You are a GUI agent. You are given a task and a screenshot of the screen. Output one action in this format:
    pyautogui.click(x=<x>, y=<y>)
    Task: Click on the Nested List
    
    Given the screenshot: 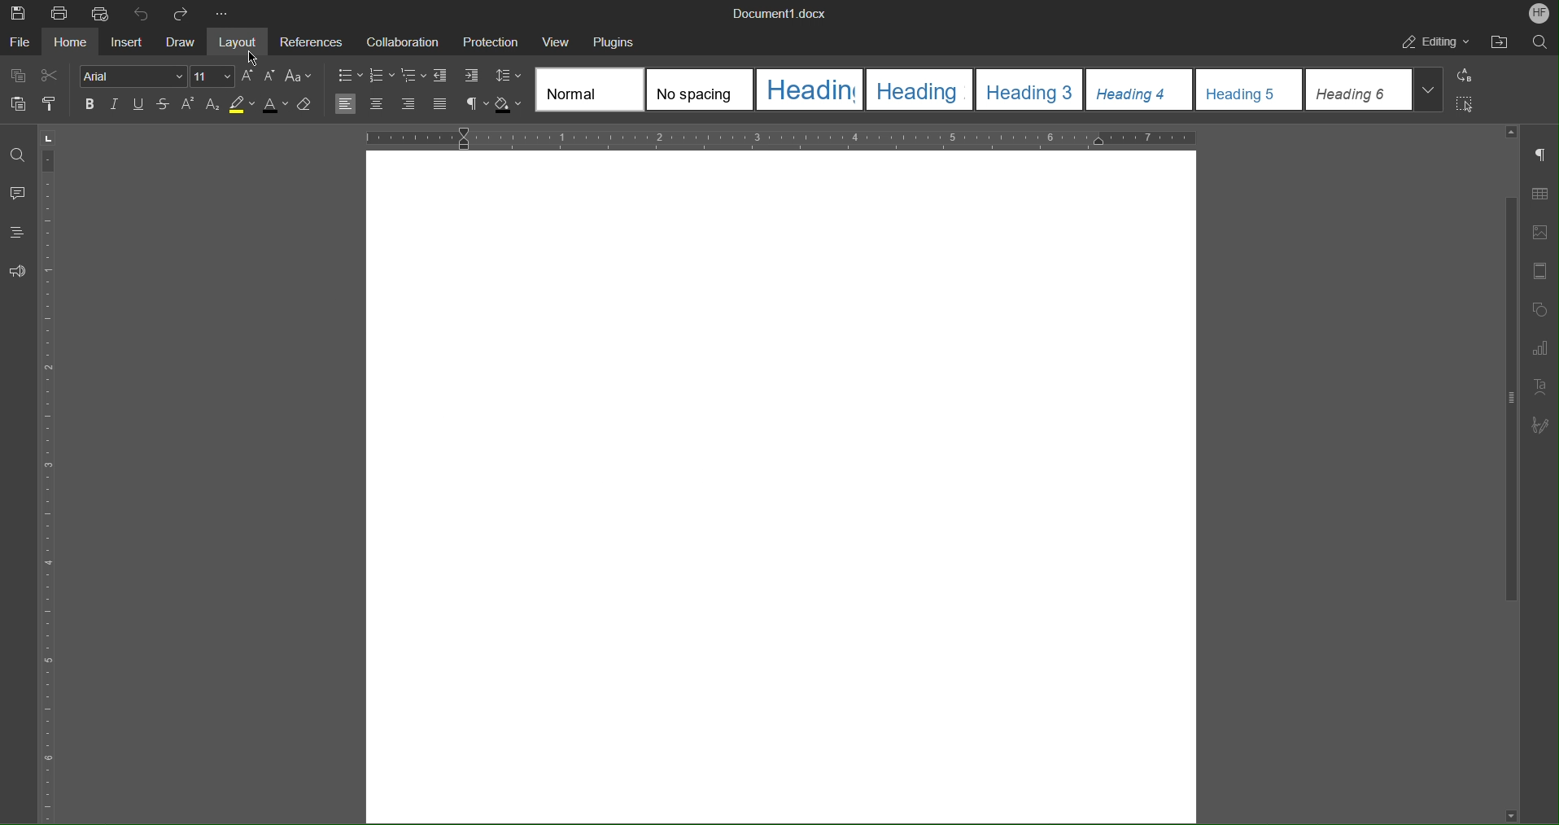 What is the action you would take?
    pyautogui.click(x=415, y=77)
    